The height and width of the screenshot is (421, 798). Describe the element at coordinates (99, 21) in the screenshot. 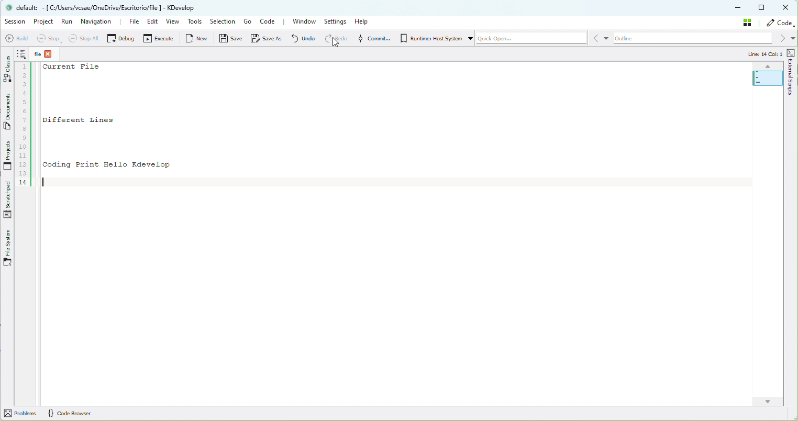

I see `Navigation` at that location.